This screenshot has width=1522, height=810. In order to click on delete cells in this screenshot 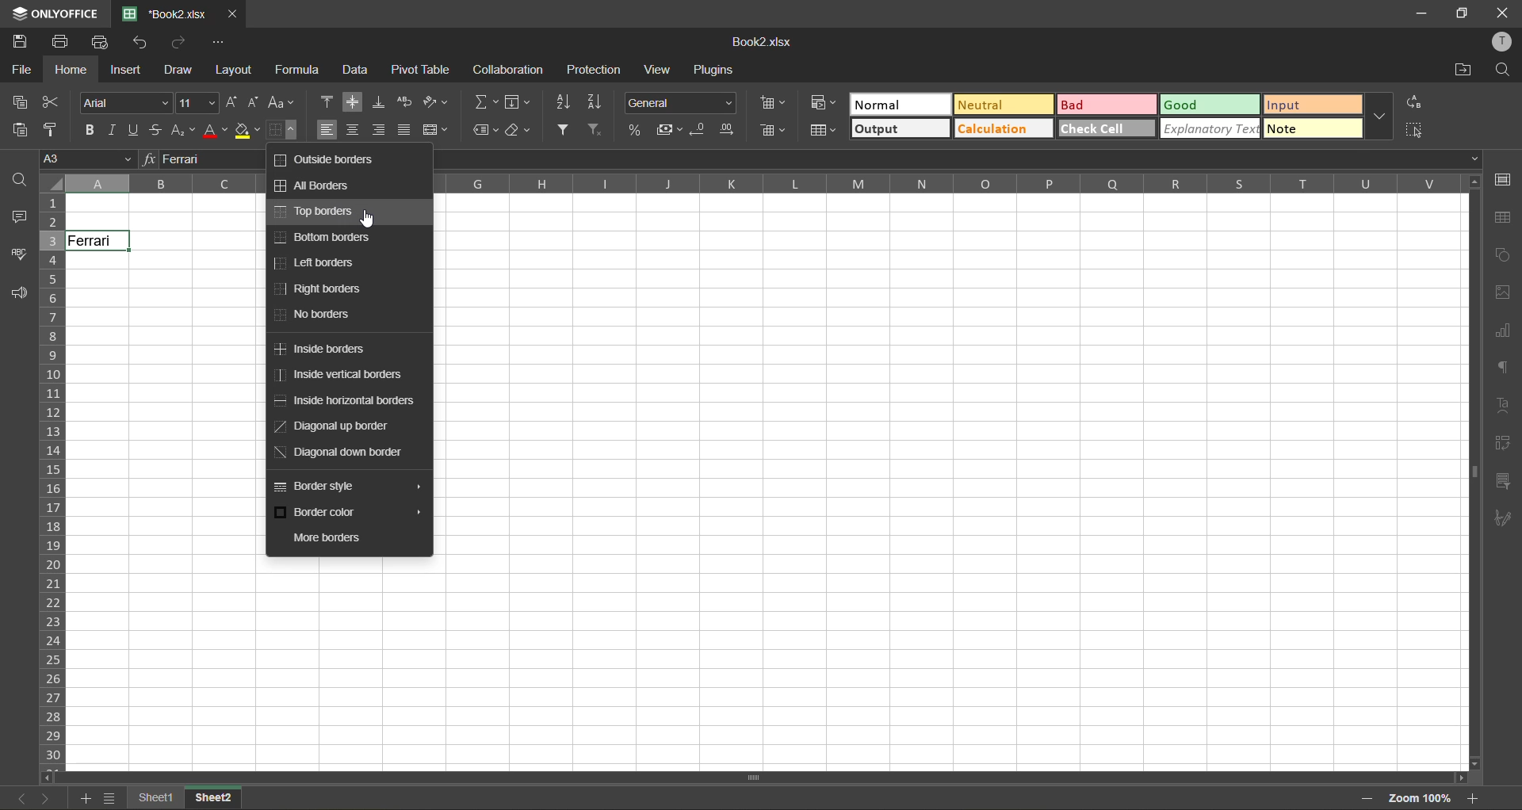, I will do `click(771, 130)`.